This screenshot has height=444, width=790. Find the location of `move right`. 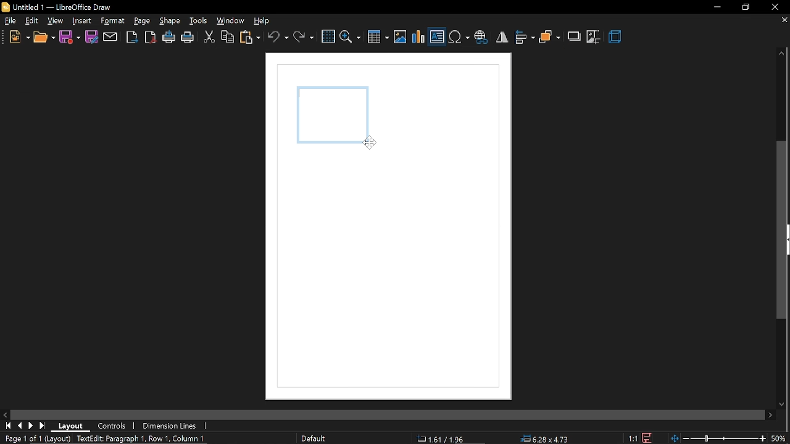

move right is located at coordinates (770, 414).